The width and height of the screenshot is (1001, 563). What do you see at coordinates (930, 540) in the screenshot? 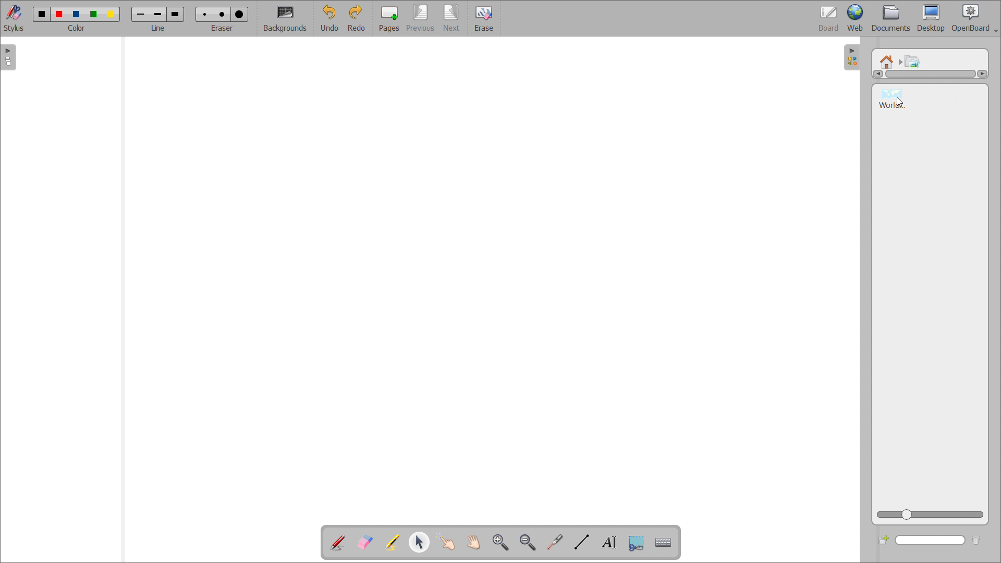
I see `search` at bounding box center [930, 540].